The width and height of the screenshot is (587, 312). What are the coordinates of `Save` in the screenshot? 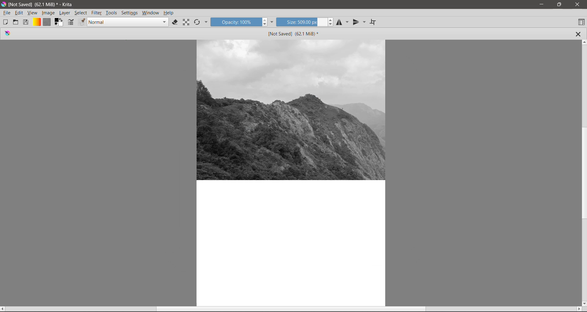 It's located at (26, 22).